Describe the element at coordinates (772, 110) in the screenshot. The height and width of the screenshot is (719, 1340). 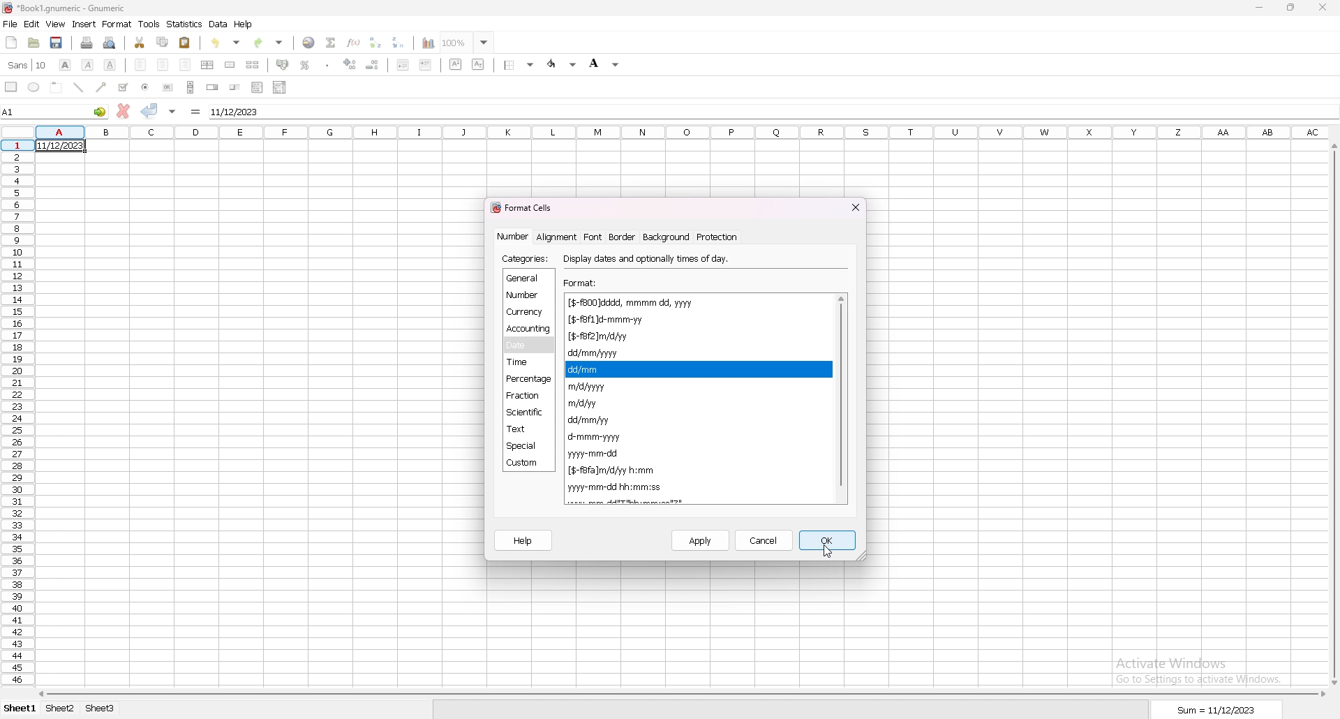
I see `selected cell input` at that location.